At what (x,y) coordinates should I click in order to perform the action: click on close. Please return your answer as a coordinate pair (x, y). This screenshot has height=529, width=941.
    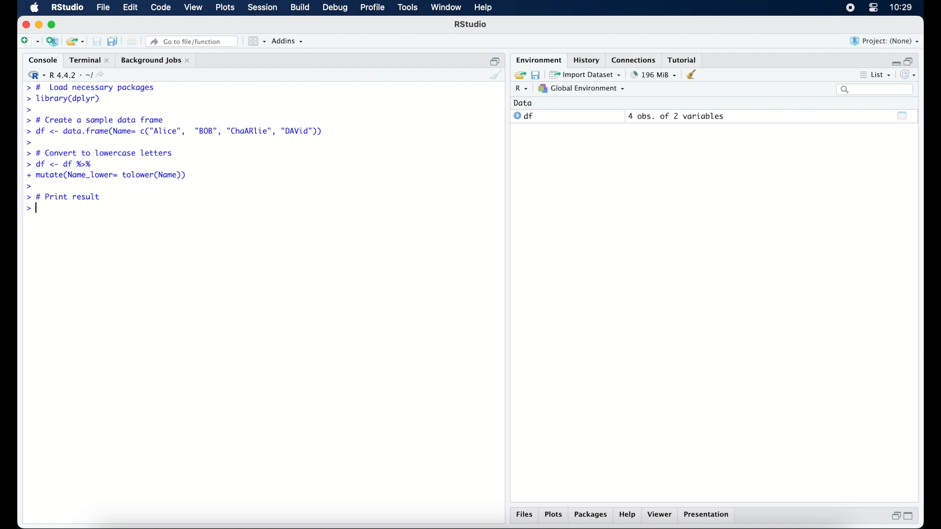
    Looking at the image, I should click on (26, 24).